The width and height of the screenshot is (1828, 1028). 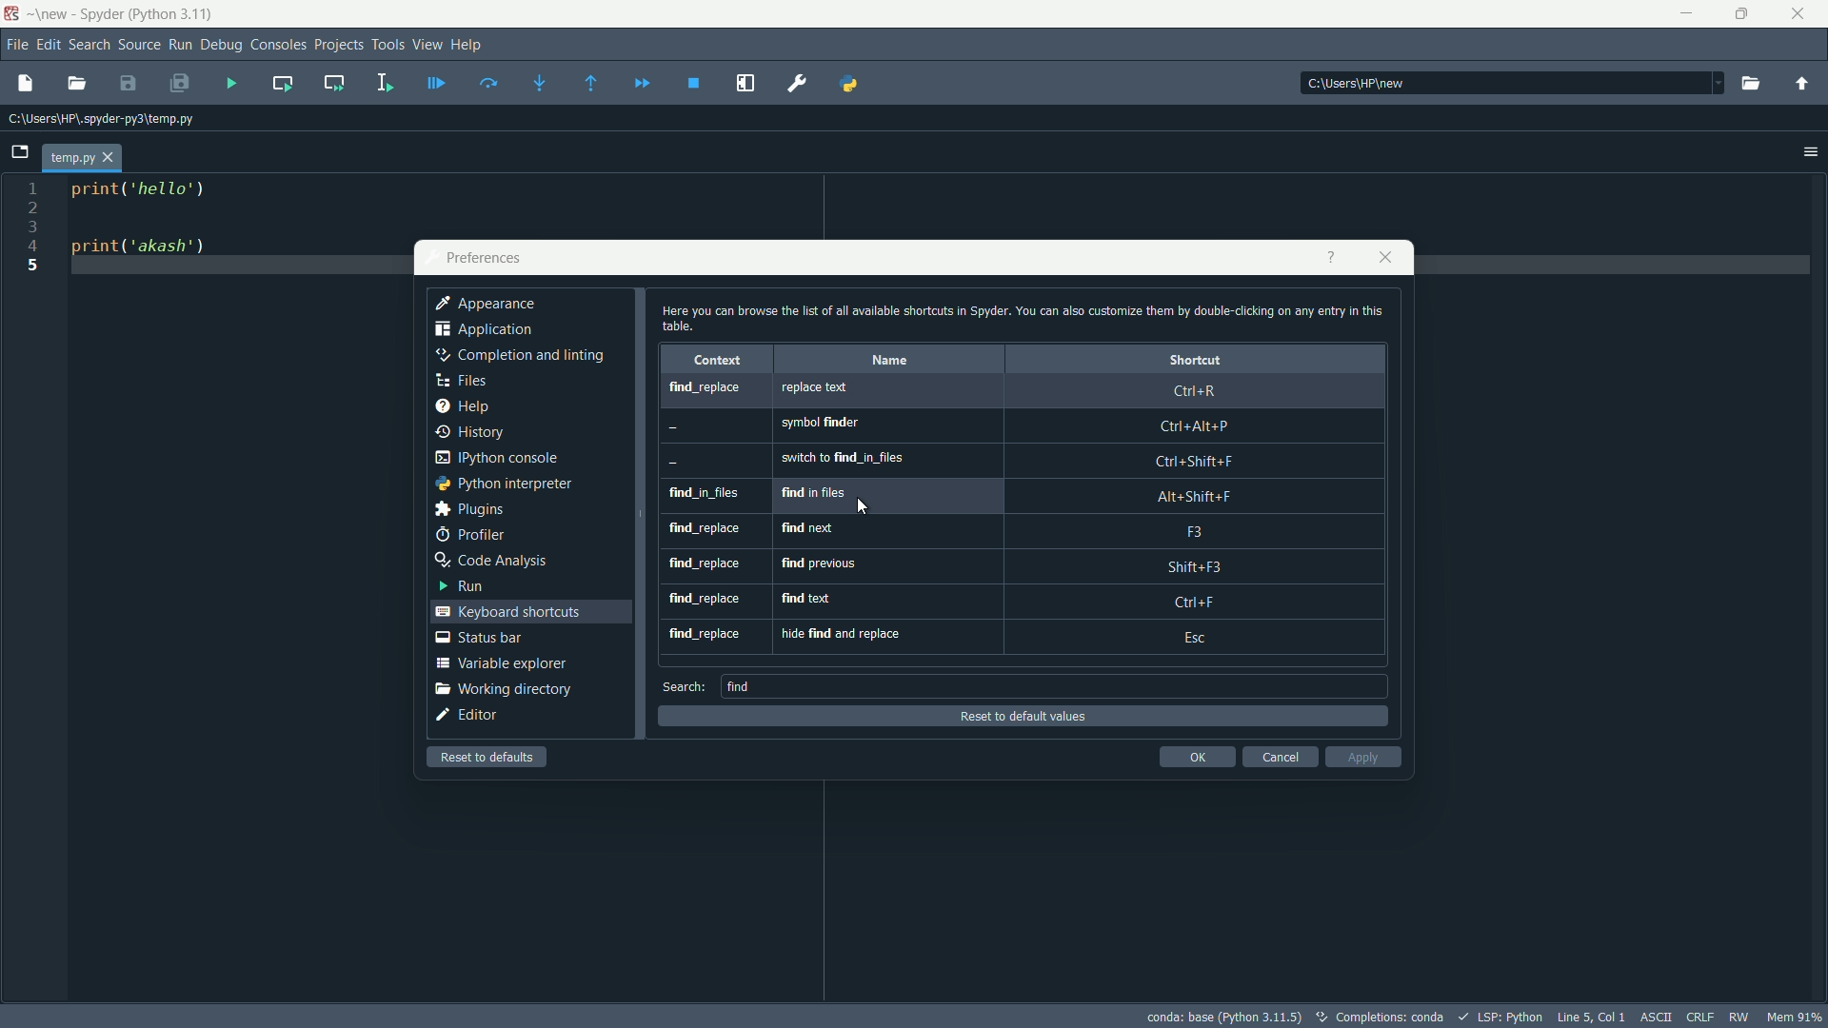 What do you see at coordinates (1018, 497) in the screenshot?
I see `find_in_files, find in files, alt+shift+f` at bounding box center [1018, 497].